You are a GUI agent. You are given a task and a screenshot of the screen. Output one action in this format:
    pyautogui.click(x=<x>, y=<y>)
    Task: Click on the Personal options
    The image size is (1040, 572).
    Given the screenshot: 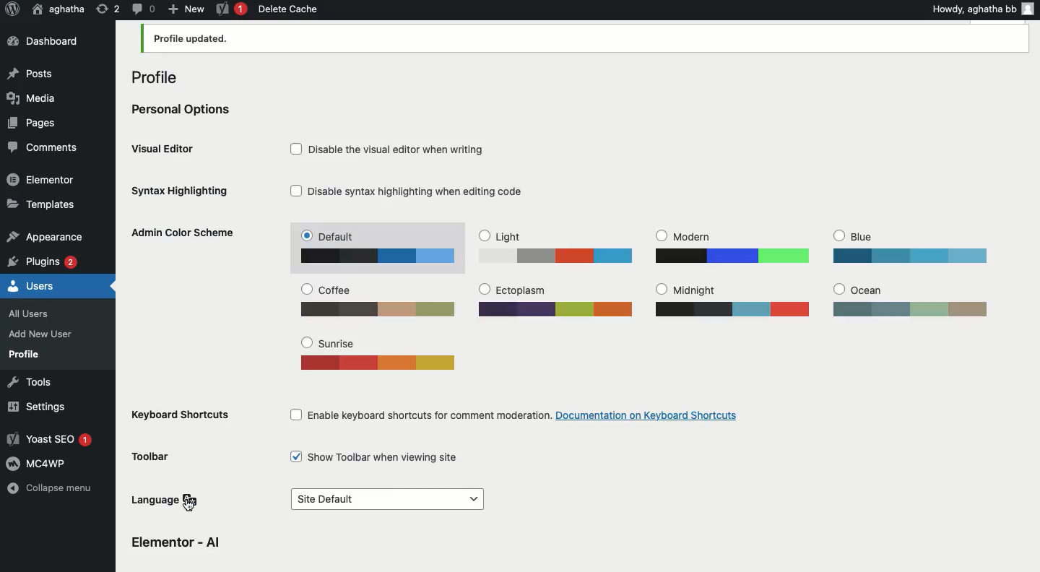 What is the action you would take?
    pyautogui.click(x=183, y=108)
    